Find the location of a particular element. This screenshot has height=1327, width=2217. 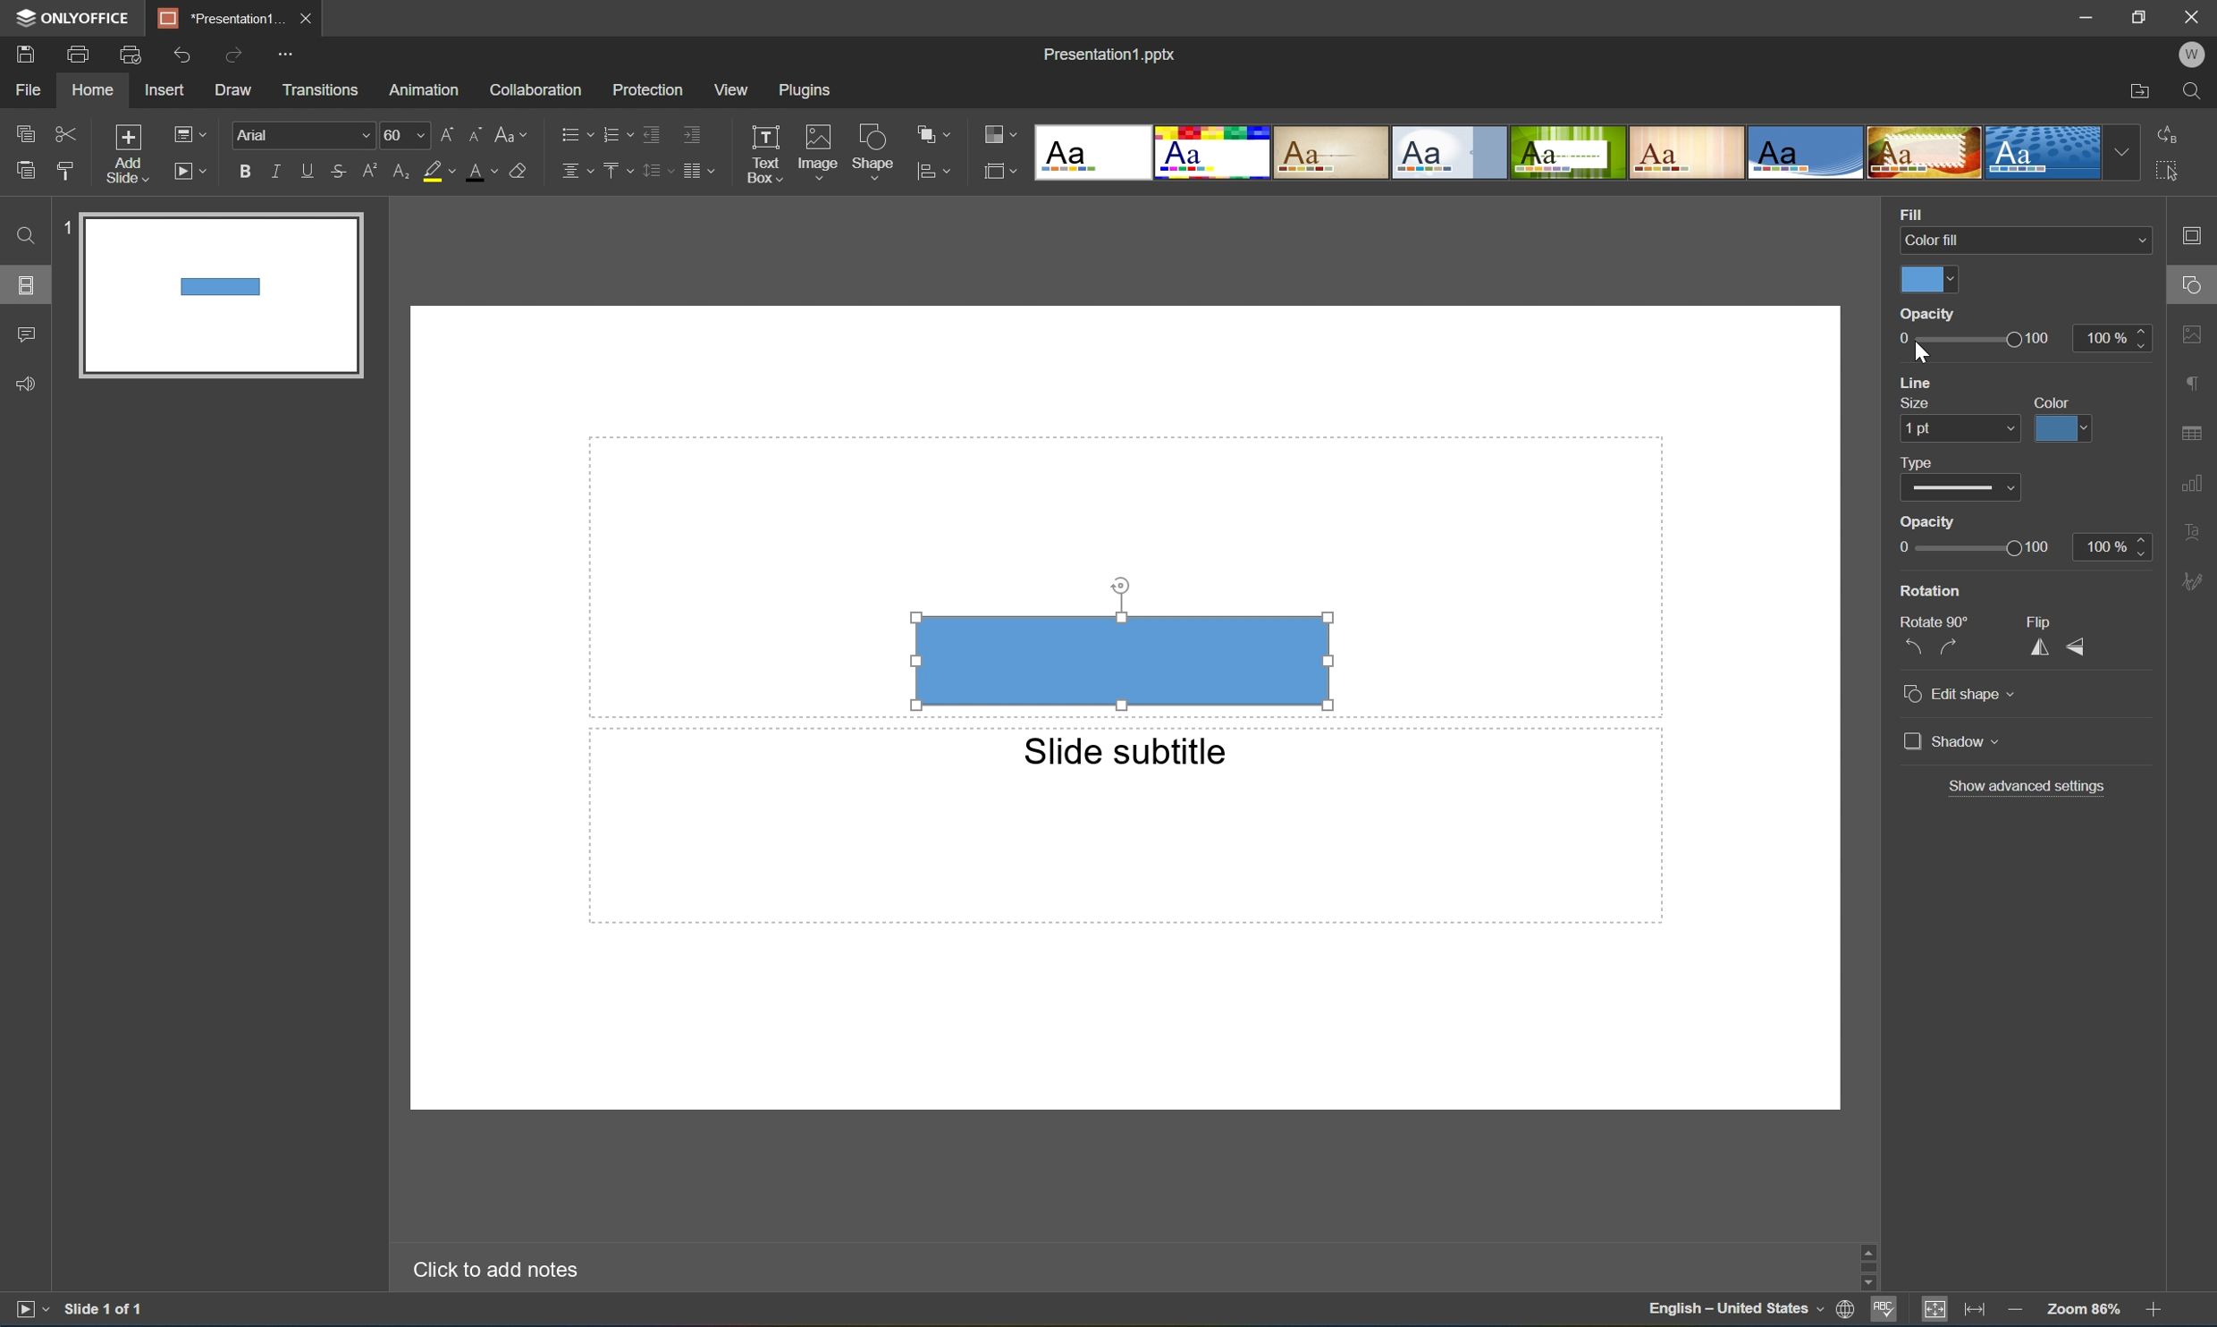

Fit to width is located at coordinates (1975, 1311).